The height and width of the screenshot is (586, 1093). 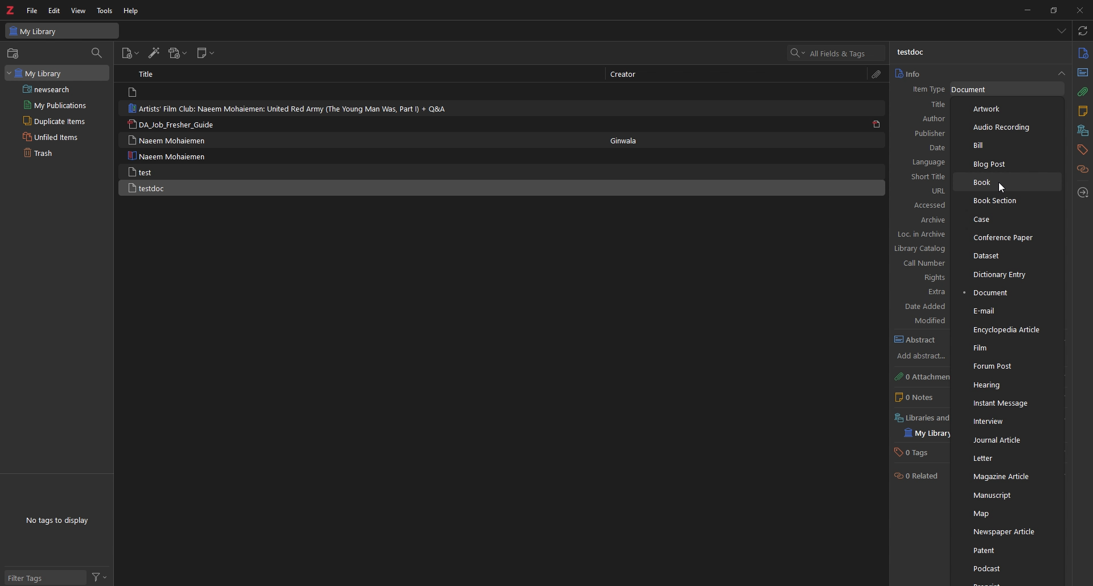 What do you see at coordinates (837, 52) in the screenshot?
I see `search` at bounding box center [837, 52].